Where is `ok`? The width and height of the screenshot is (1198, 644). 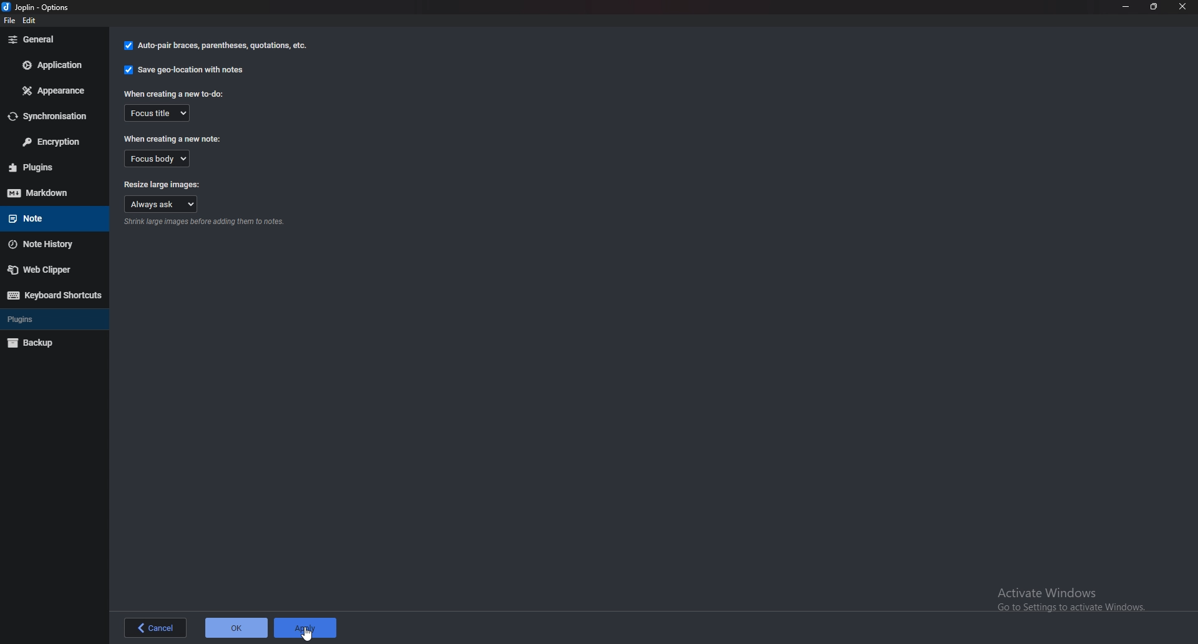
ok is located at coordinates (236, 627).